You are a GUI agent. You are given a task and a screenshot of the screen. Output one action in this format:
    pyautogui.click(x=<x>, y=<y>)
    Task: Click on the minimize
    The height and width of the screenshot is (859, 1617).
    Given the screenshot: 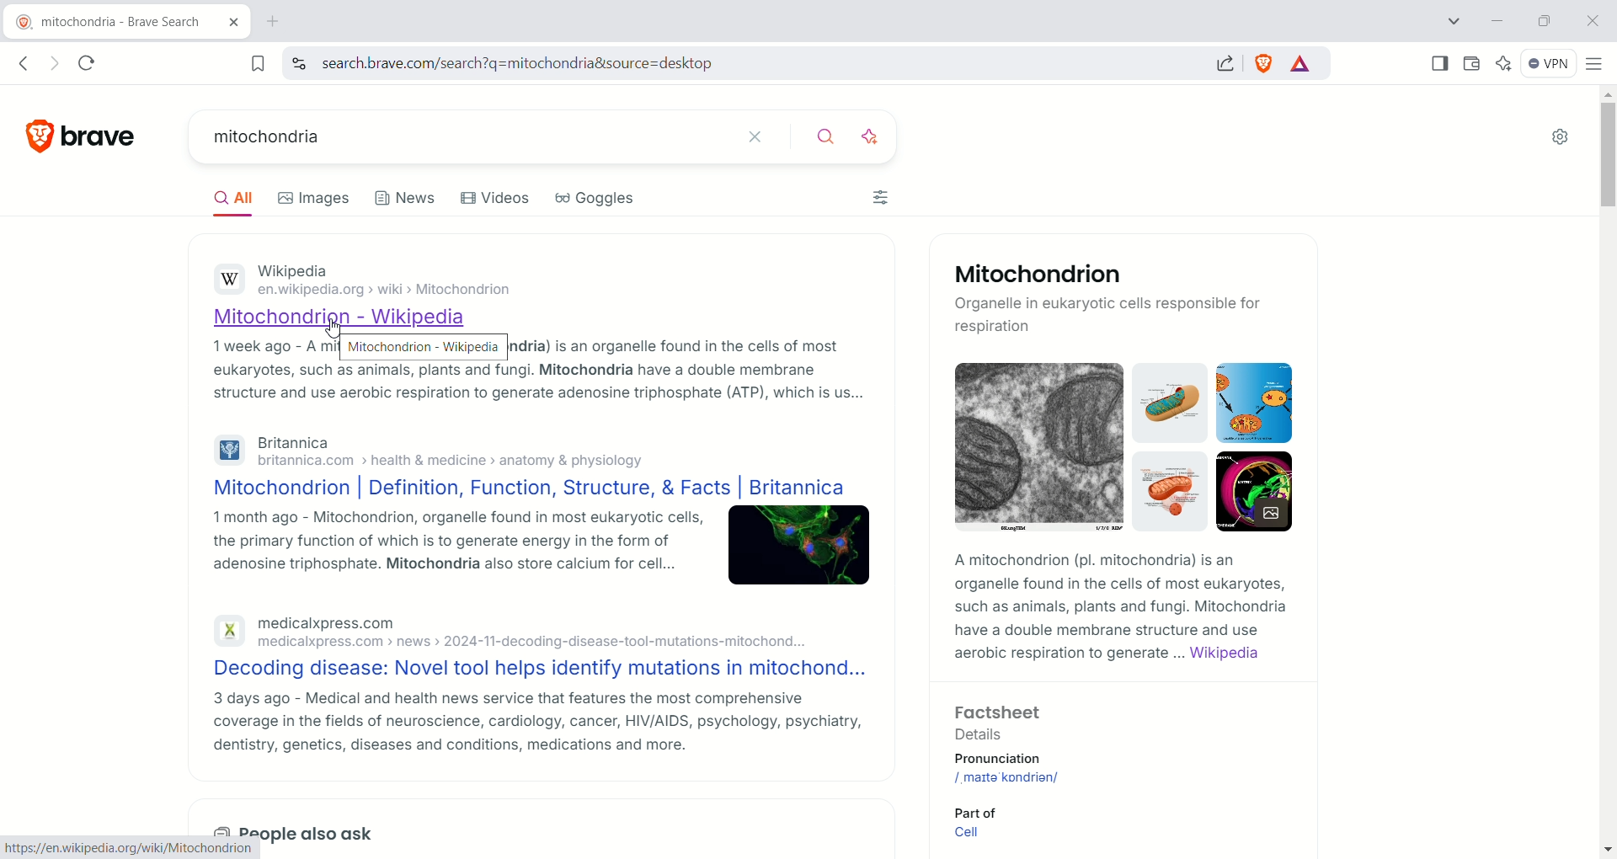 What is the action you would take?
    pyautogui.click(x=1502, y=24)
    